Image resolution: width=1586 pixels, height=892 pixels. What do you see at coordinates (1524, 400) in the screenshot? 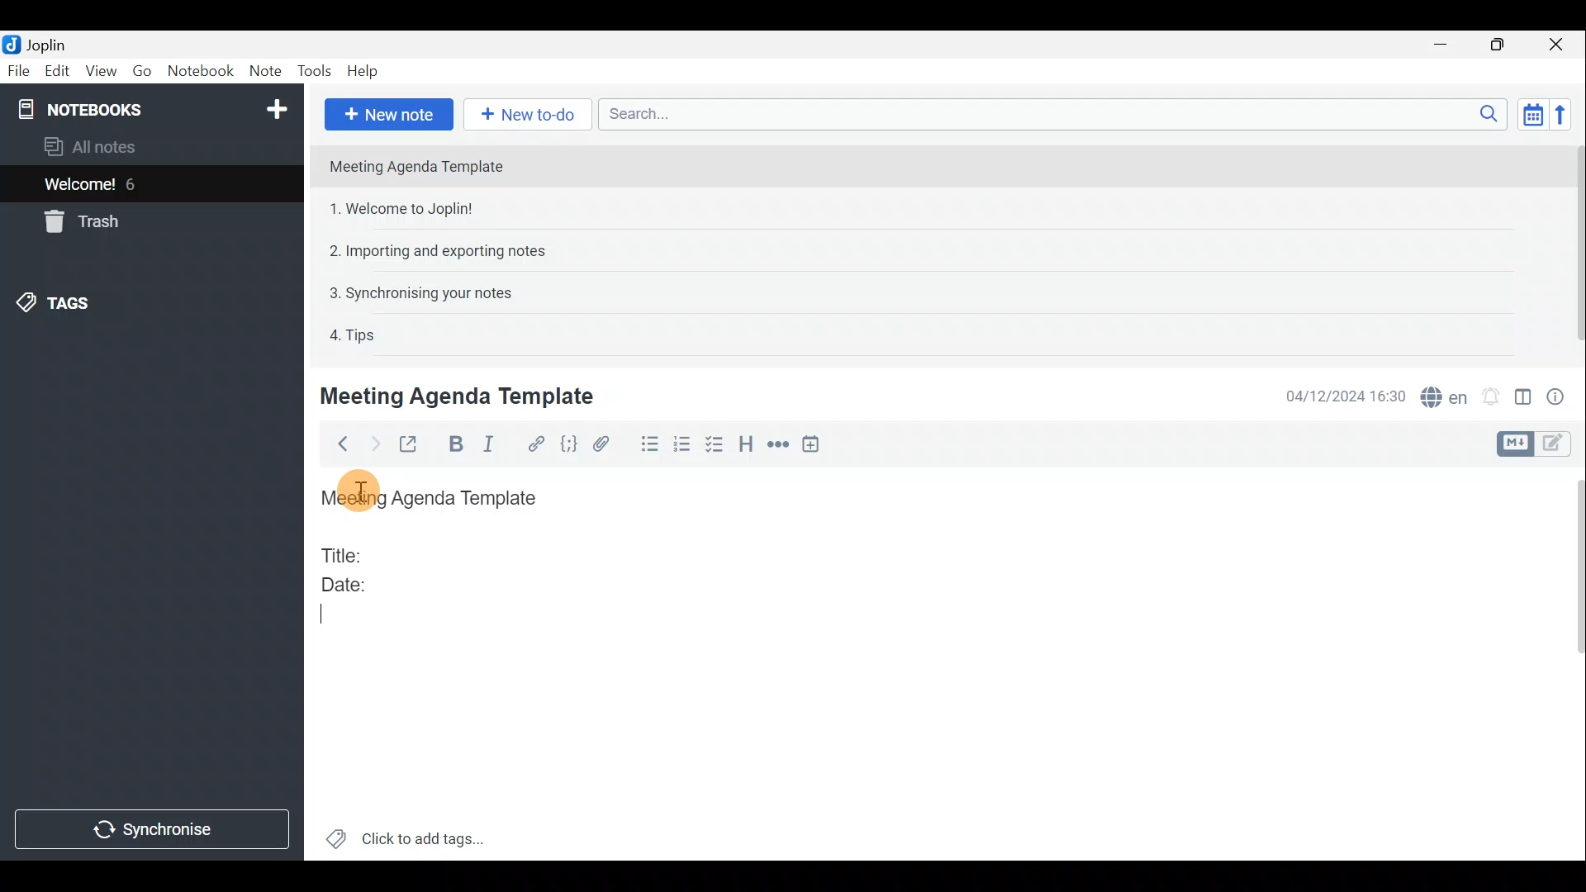
I see `Toggle editor layout` at bounding box center [1524, 400].